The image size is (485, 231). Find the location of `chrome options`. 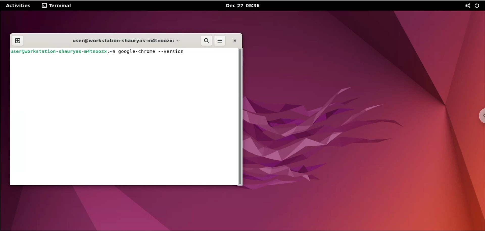

chrome options is located at coordinates (480, 116).